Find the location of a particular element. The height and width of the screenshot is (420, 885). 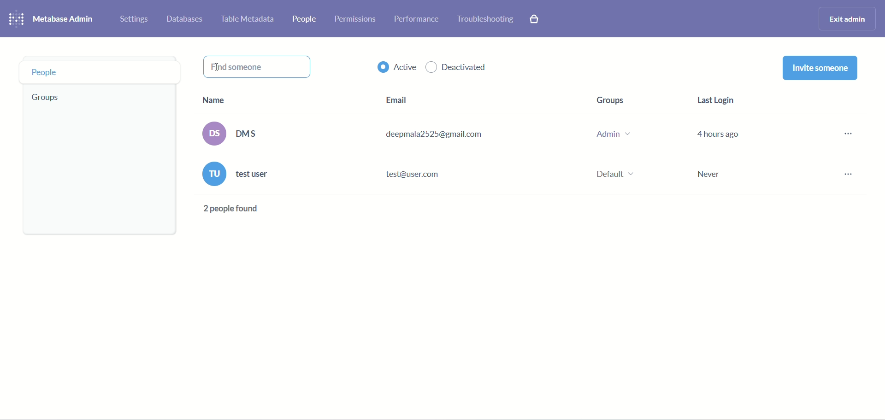

people is located at coordinates (305, 19).